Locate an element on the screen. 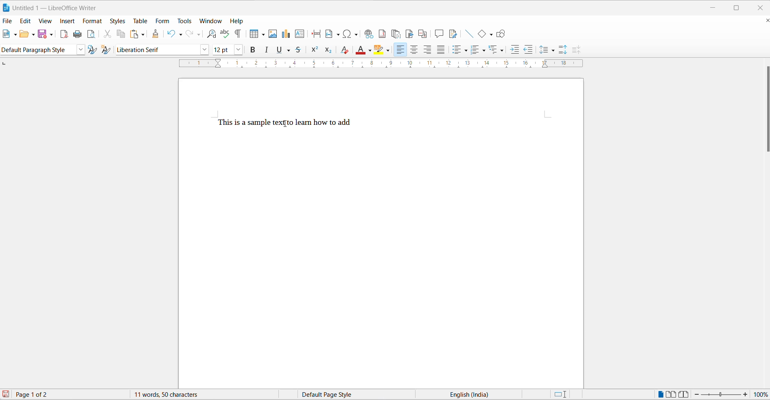 This screenshot has height=400, width=770. redo is located at coordinates (190, 34).